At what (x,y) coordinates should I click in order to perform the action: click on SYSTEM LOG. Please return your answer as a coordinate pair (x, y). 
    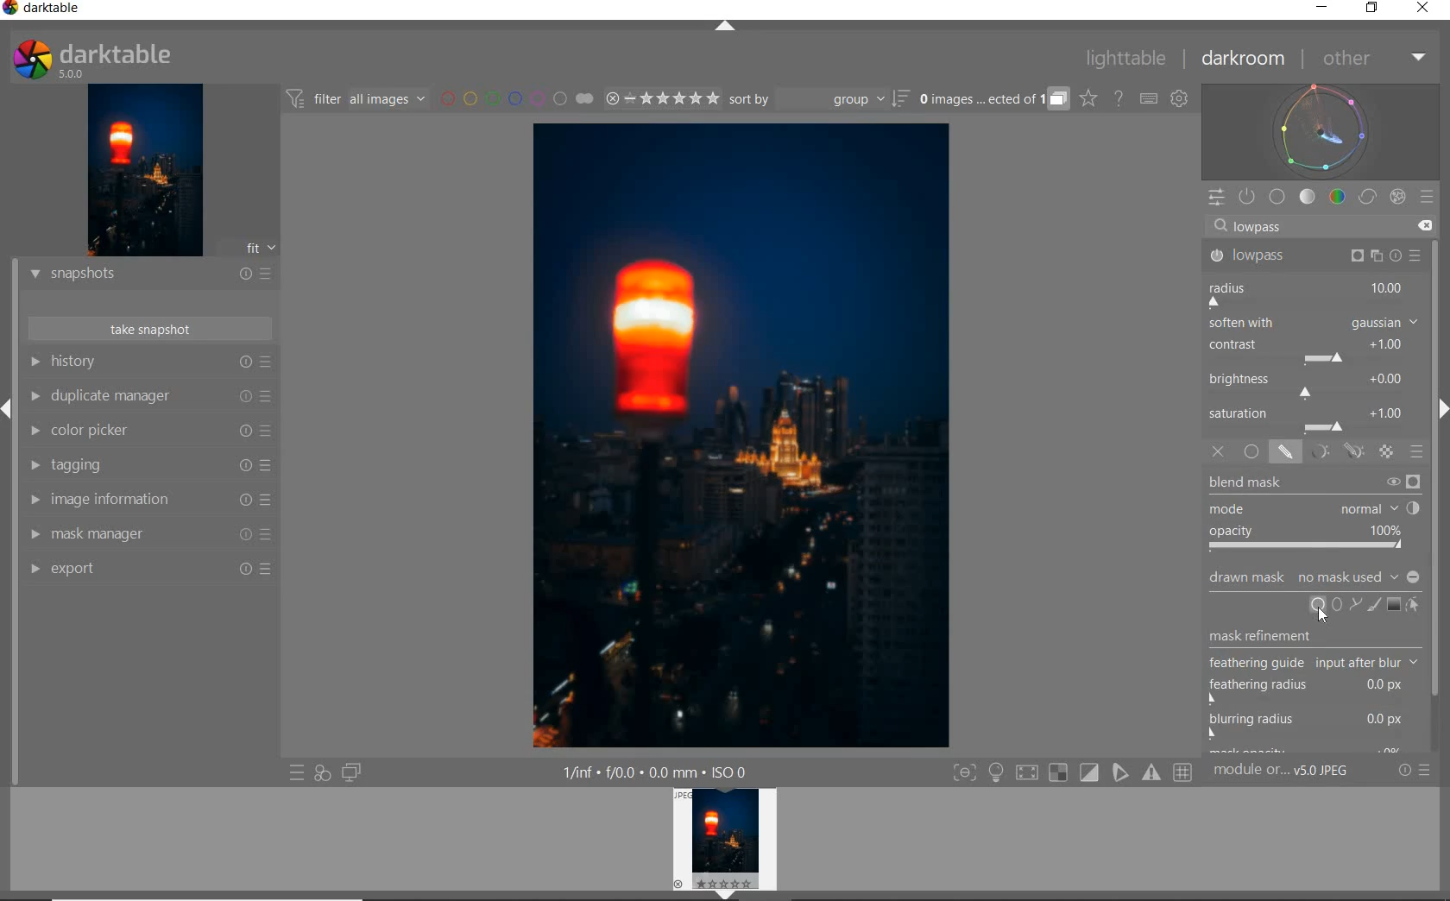
    Looking at the image, I should click on (110, 58).